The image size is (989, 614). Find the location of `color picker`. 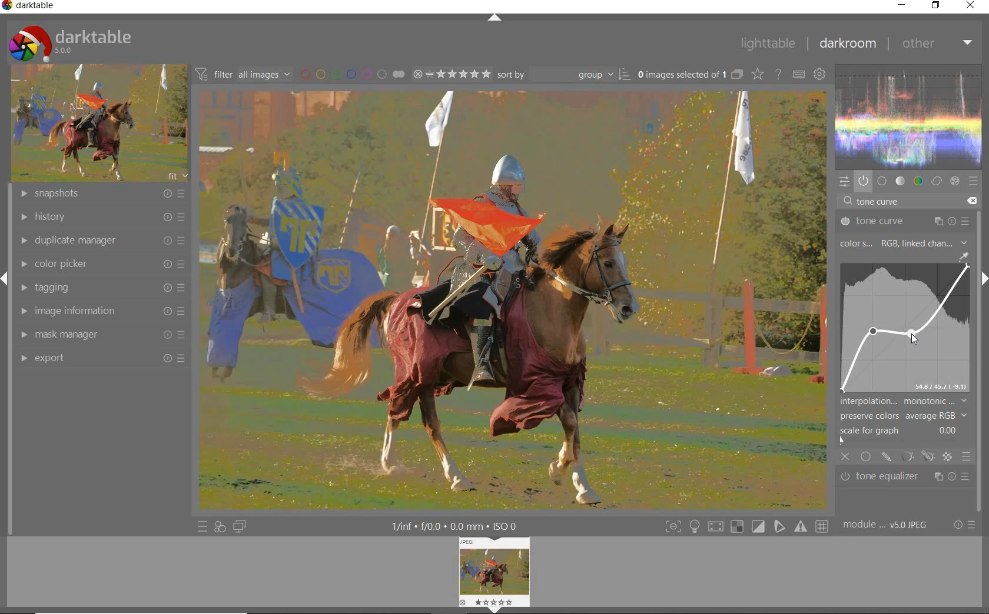

color picker is located at coordinates (101, 265).